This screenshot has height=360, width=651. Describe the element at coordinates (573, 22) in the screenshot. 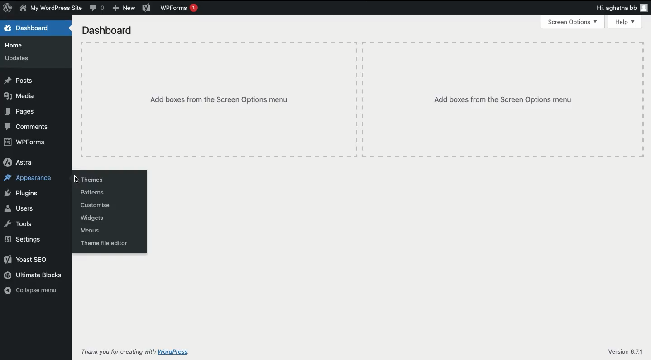

I see `Screen options` at that location.